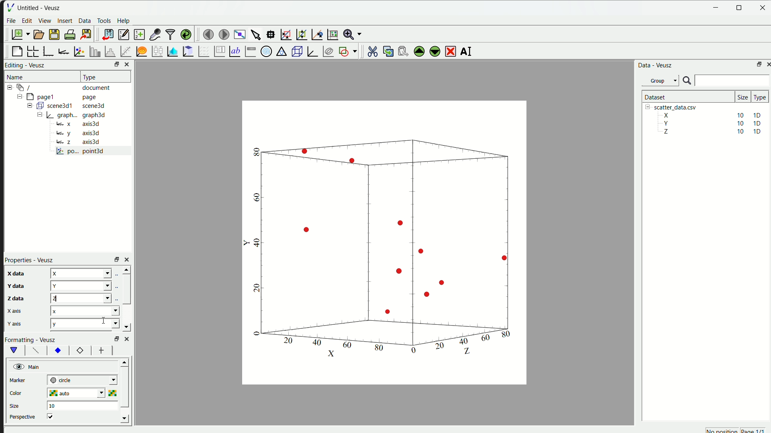 The width and height of the screenshot is (771, 433). I want to click on new document, so click(18, 34).